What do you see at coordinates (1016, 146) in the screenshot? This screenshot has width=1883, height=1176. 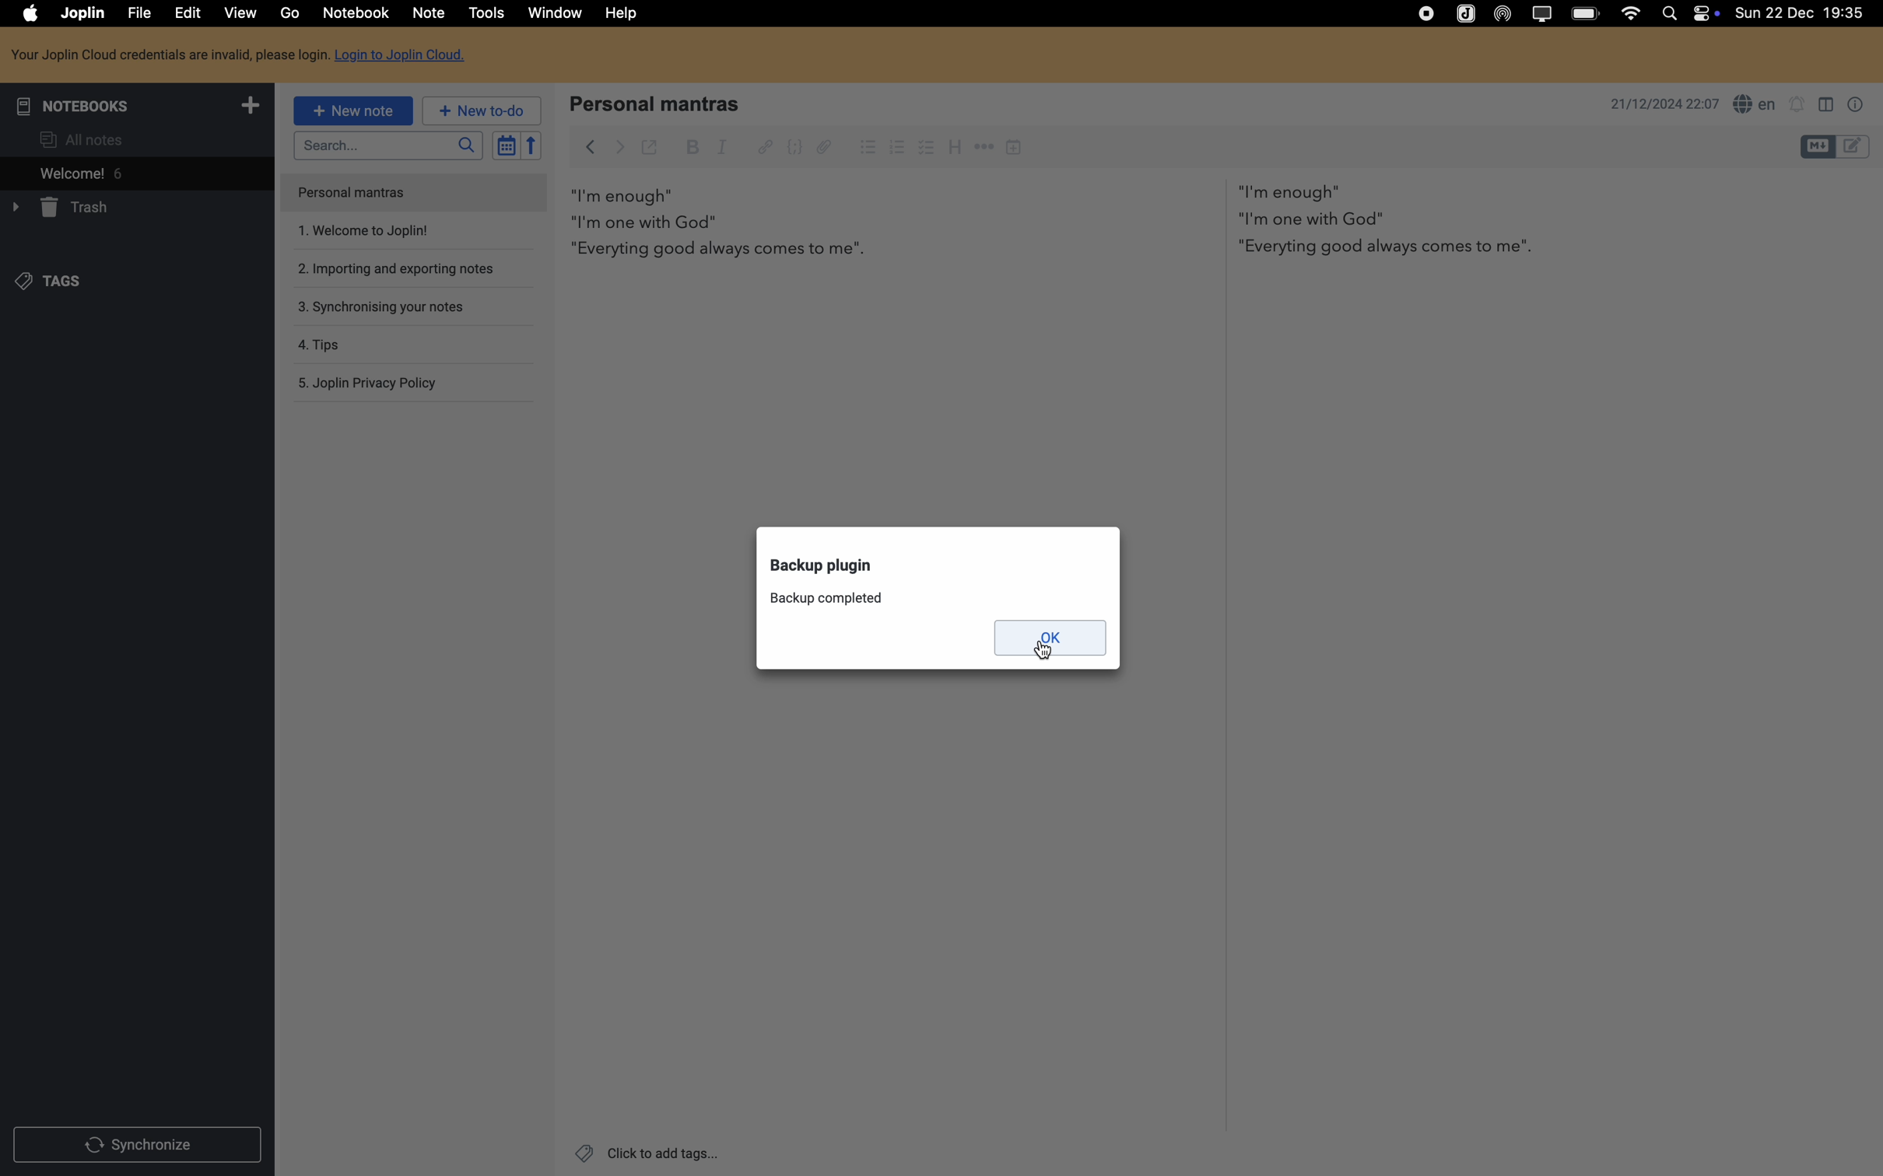 I see `insert time` at bounding box center [1016, 146].